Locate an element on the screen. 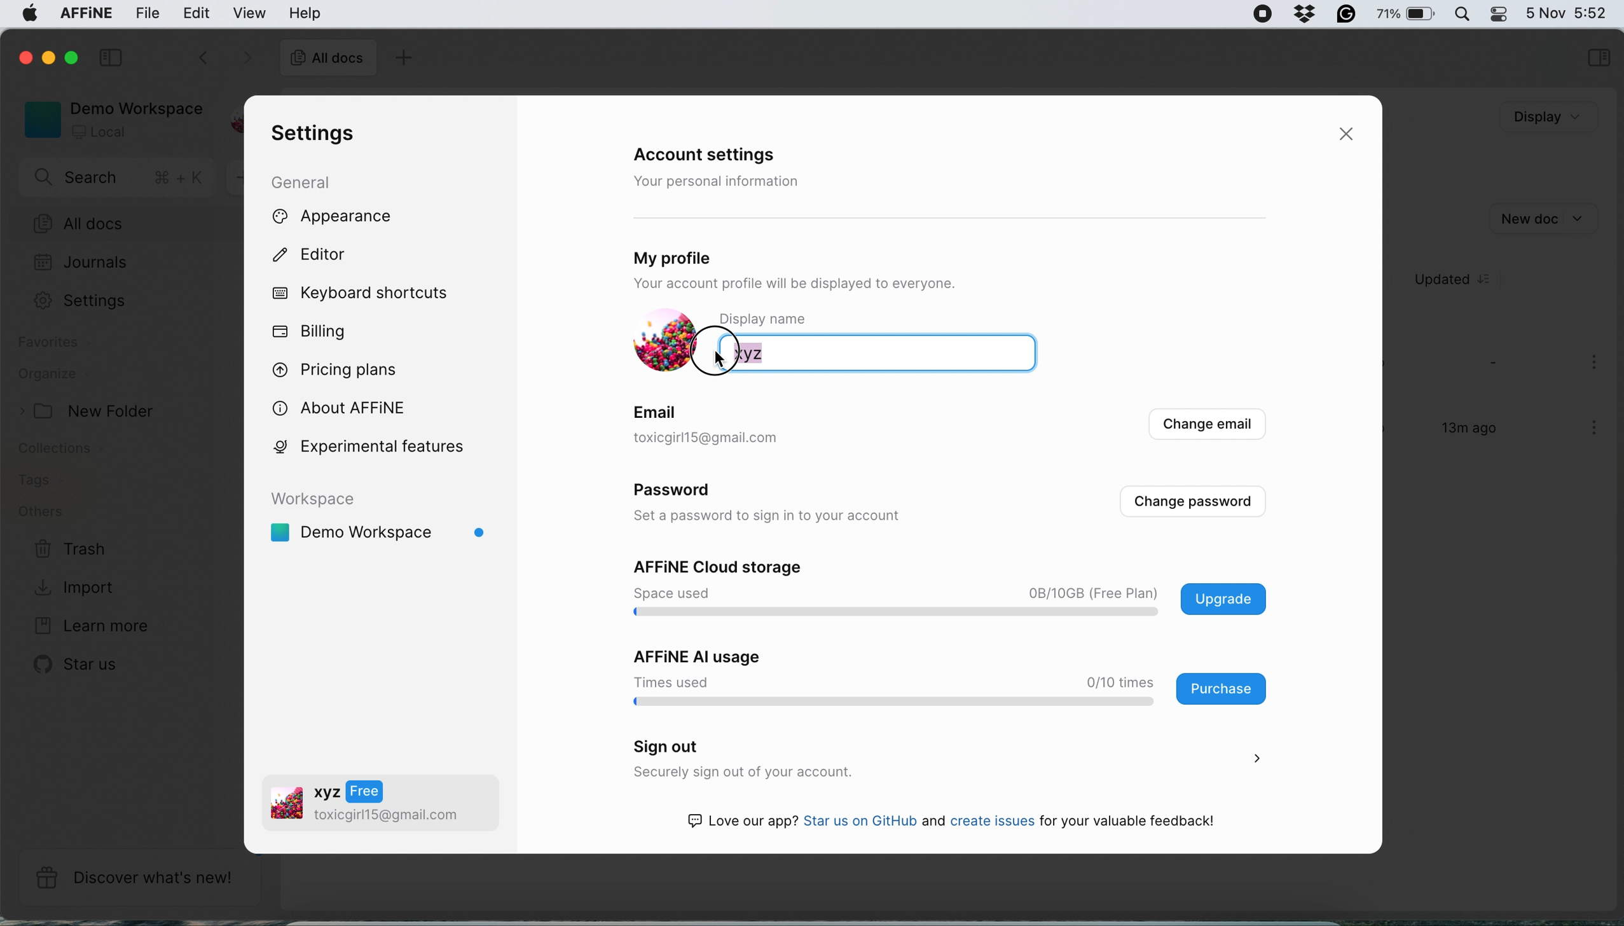 The width and height of the screenshot is (1624, 926). your personal information is located at coordinates (721, 181).